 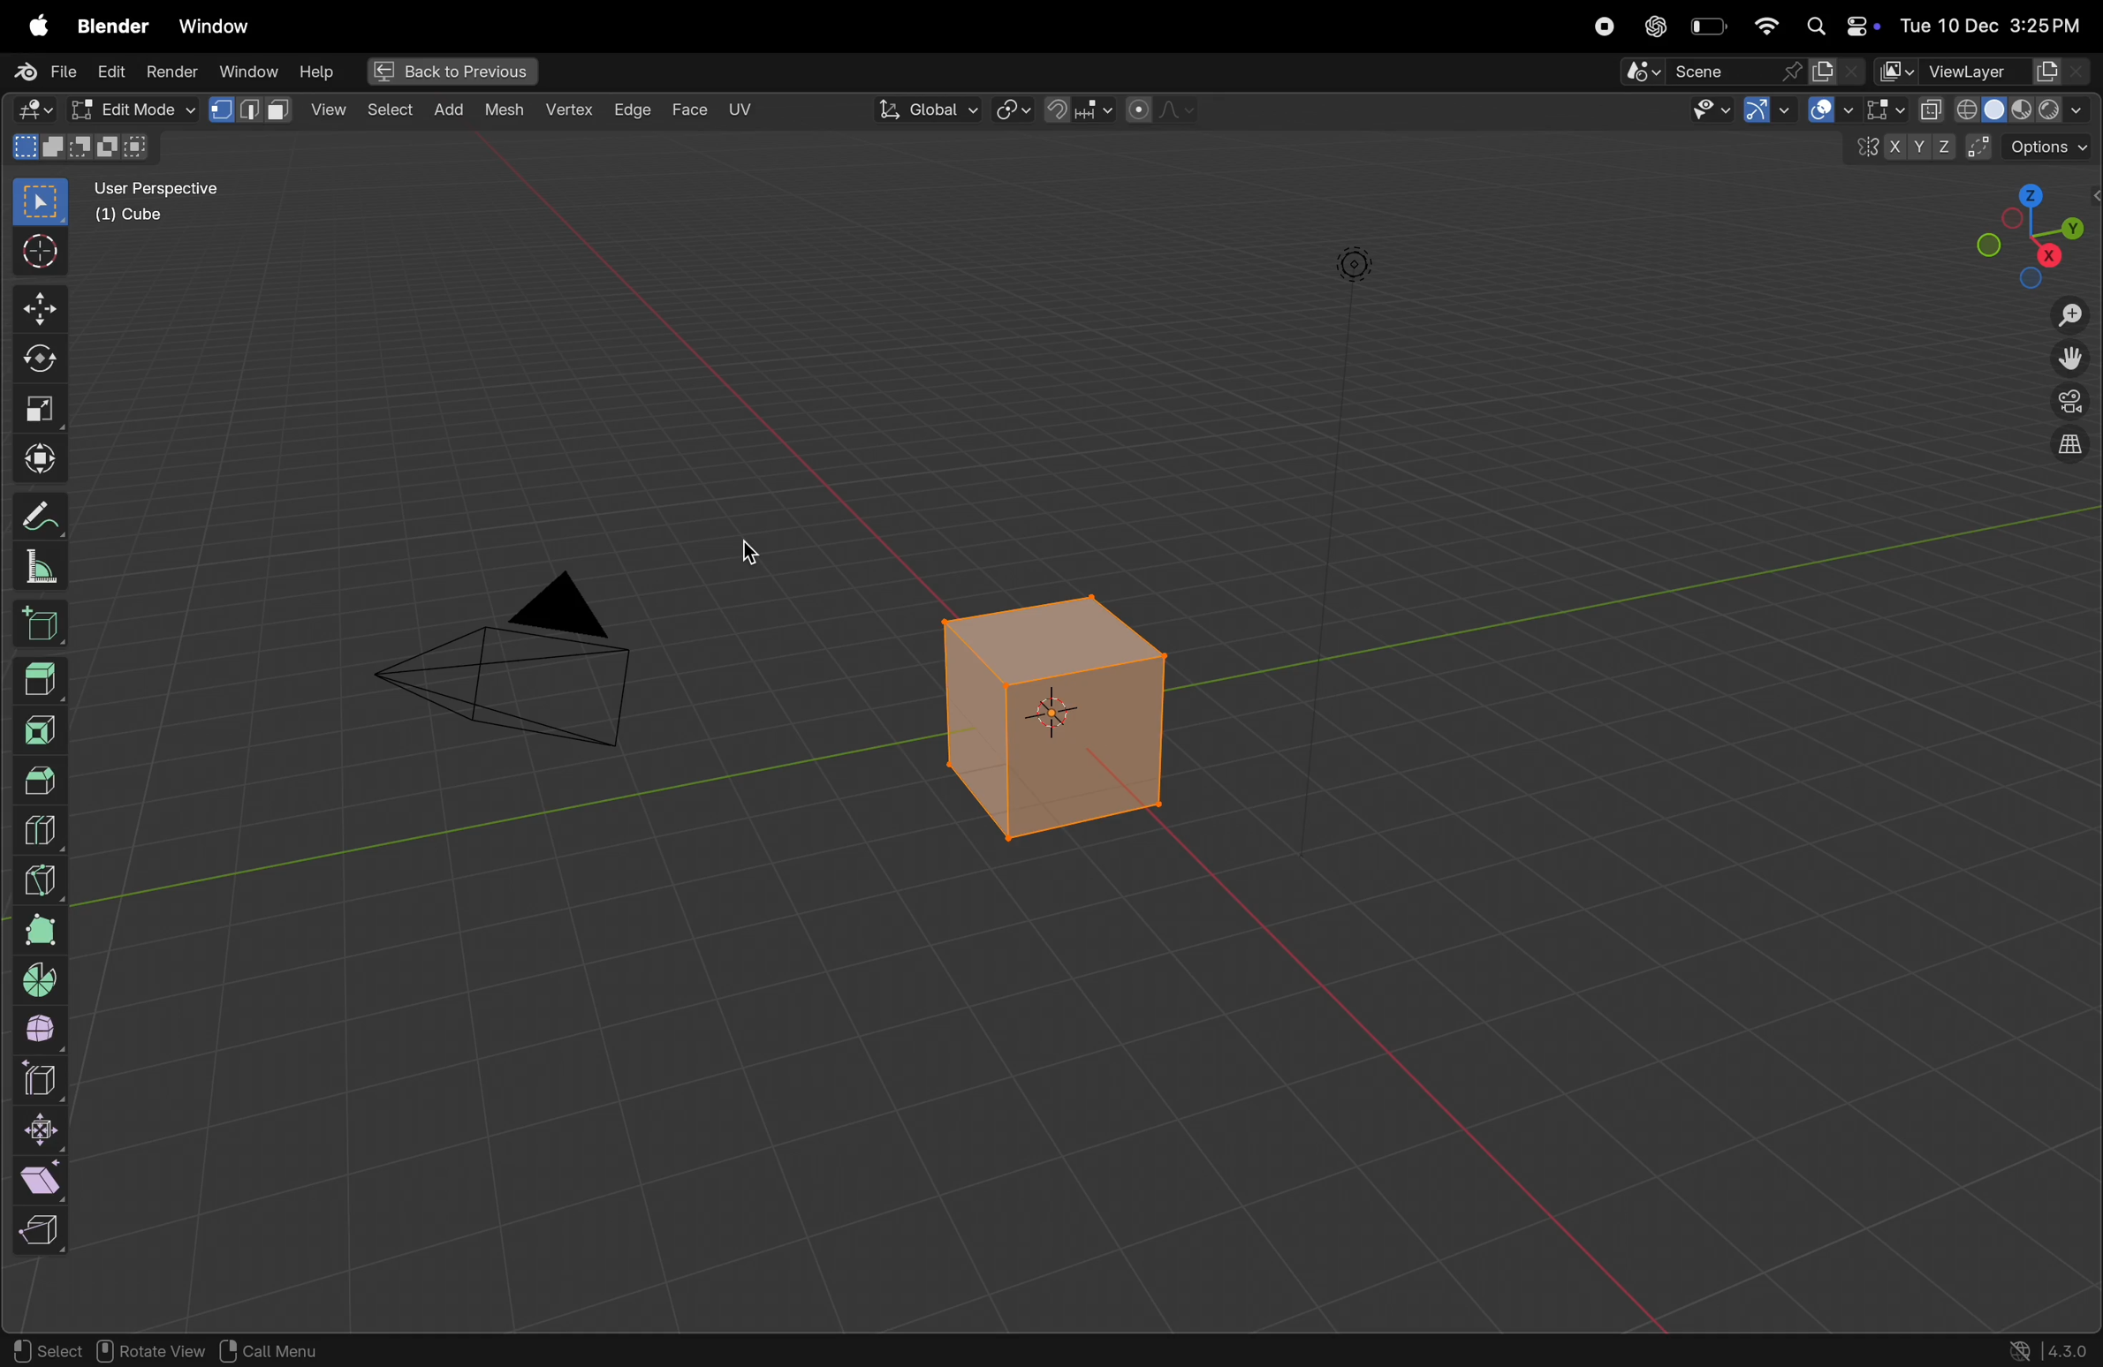 I want to click on Edit, so click(x=112, y=71).